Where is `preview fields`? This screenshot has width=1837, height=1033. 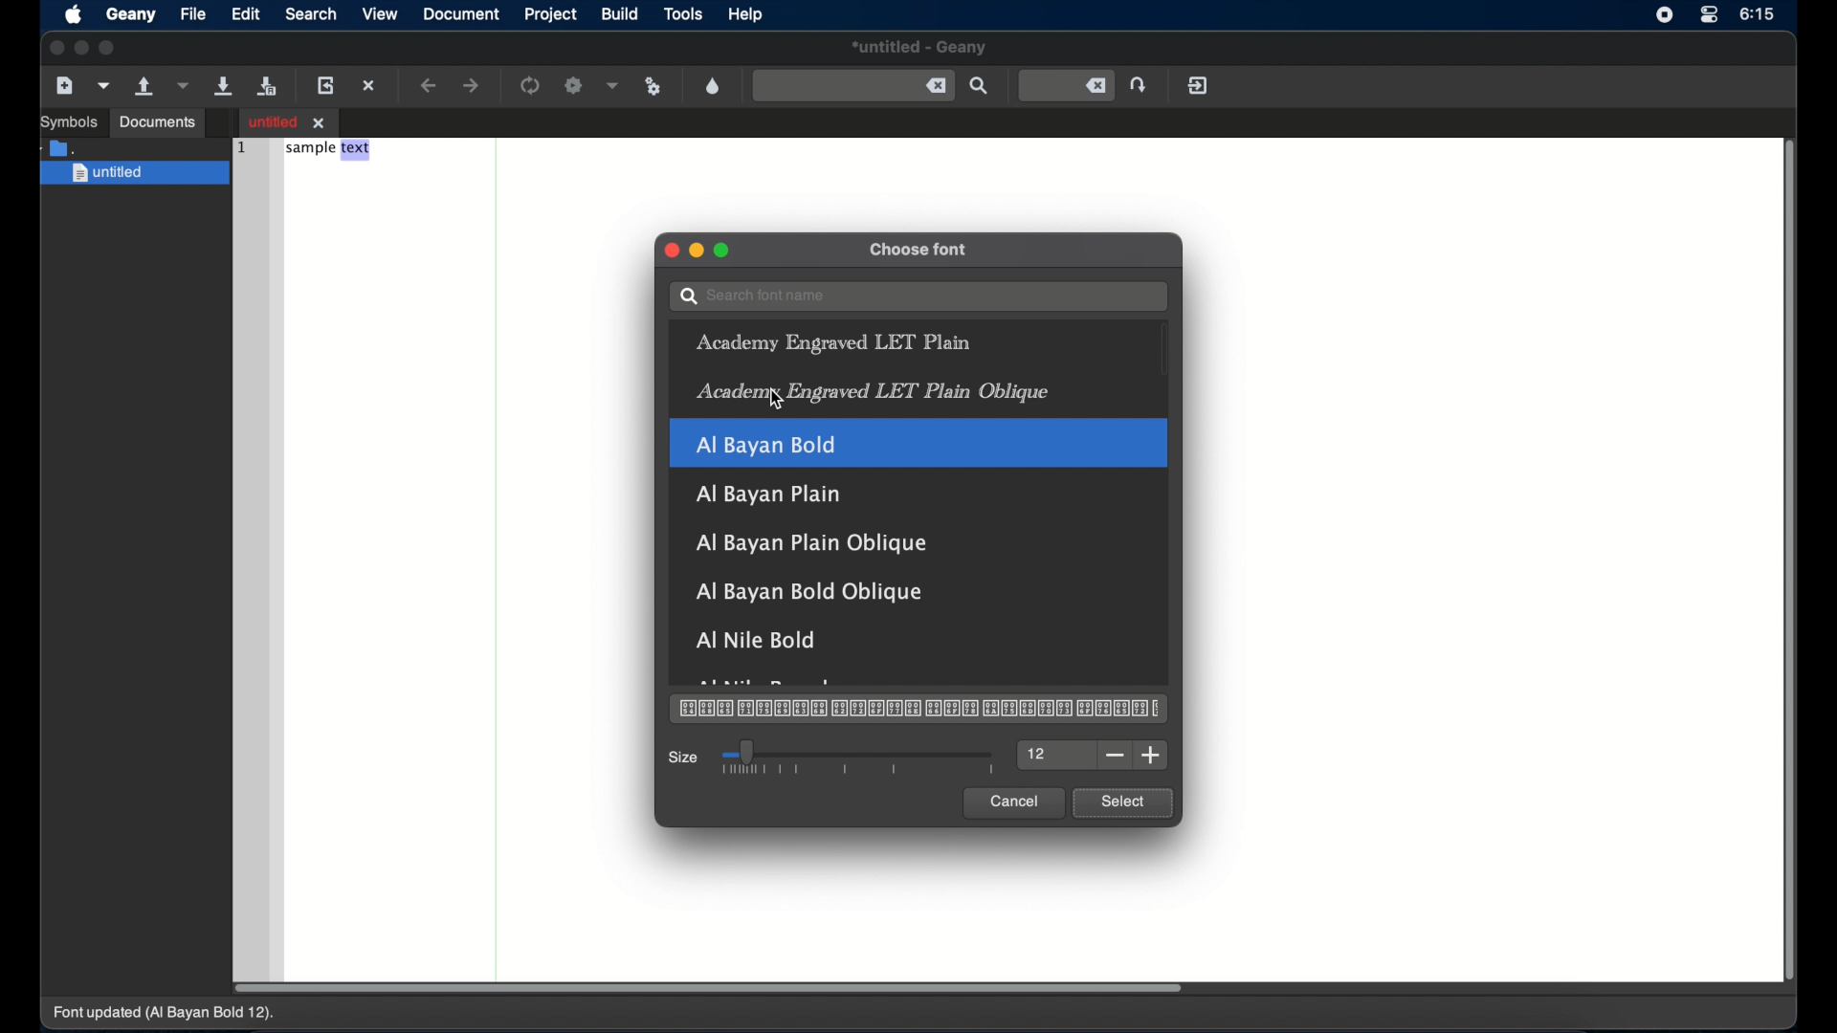
preview fields is located at coordinates (918, 710).